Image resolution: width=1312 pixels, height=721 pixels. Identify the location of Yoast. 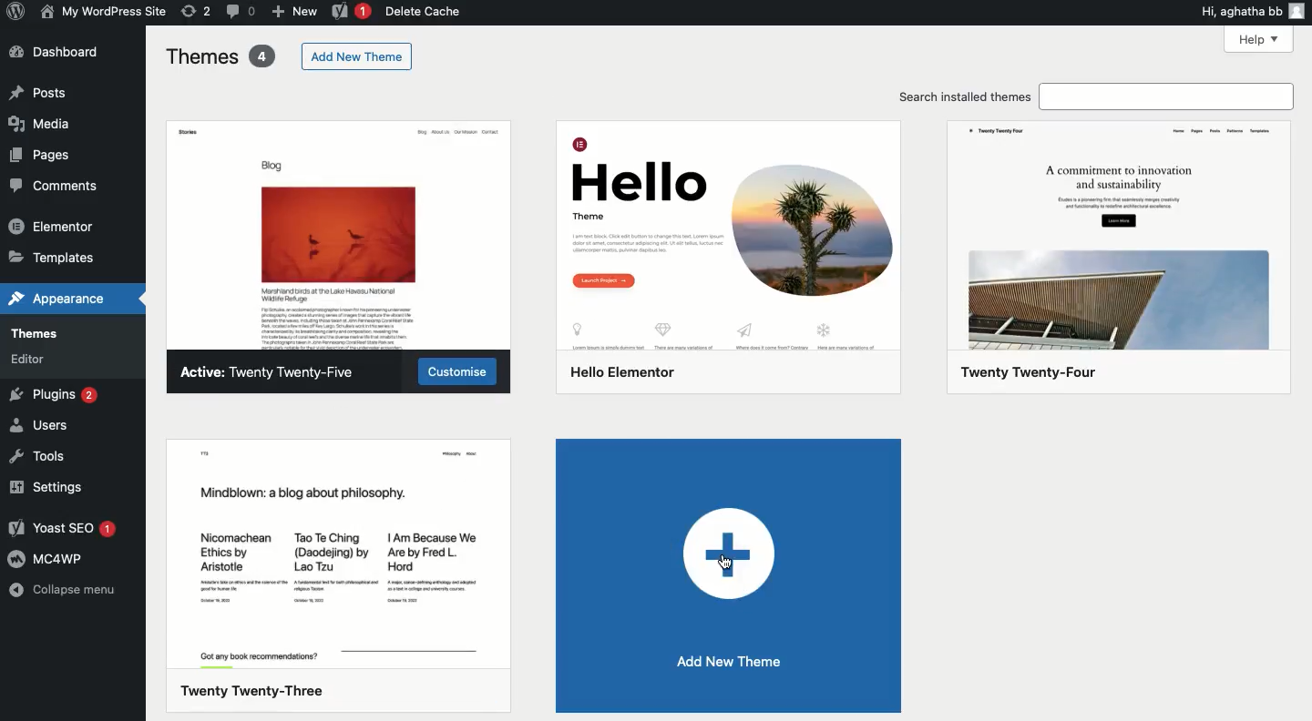
(60, 528).